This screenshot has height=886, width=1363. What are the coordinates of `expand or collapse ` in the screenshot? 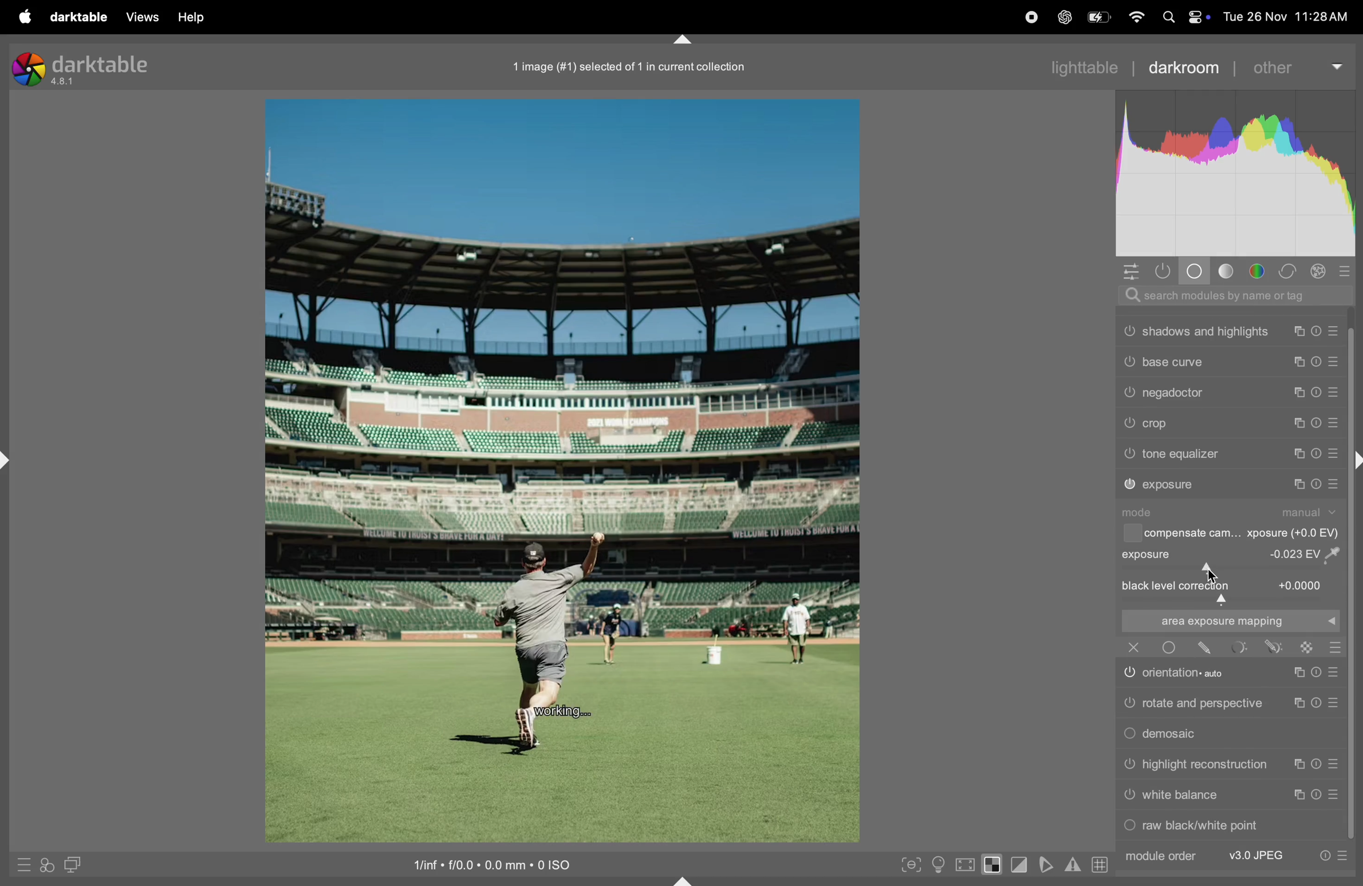 It's located at (1354, 462).